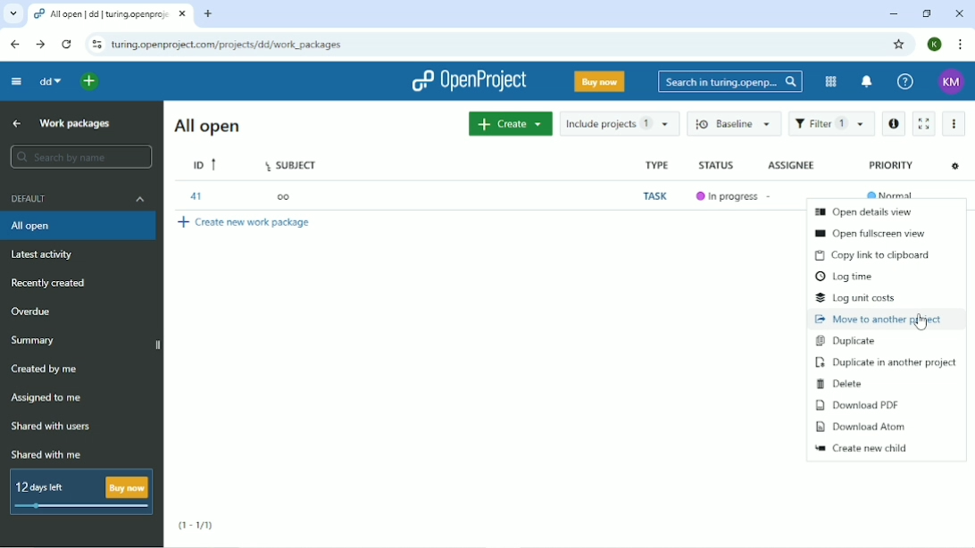 The height and width of the screenshot is (548, 975). Describe the element at coordinates (864, 211) in the screenshot. I see `Open details view` at that location.